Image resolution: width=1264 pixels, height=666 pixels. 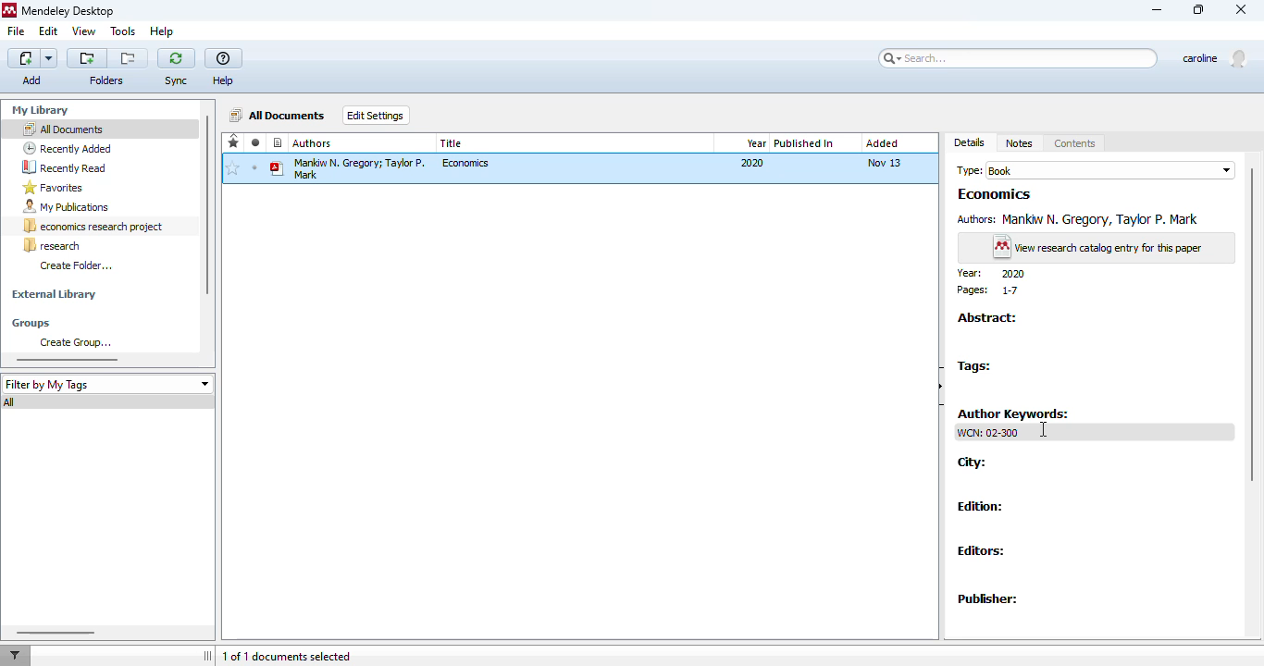 I want to click on pages: 1-7, so click(x=985, y=290).